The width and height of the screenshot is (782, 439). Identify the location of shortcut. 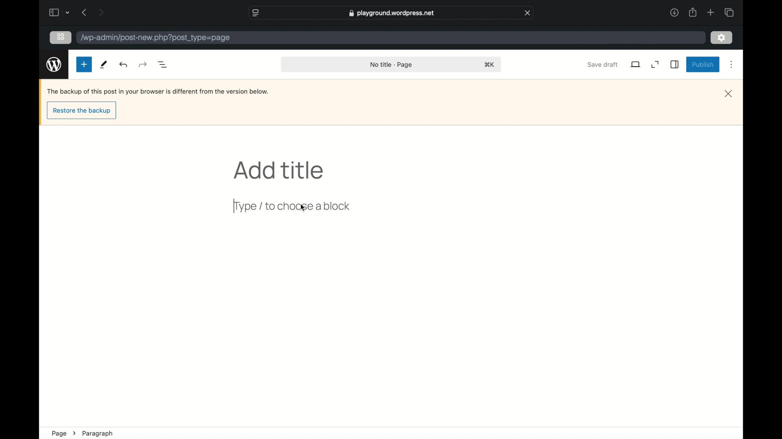
(490, 65).